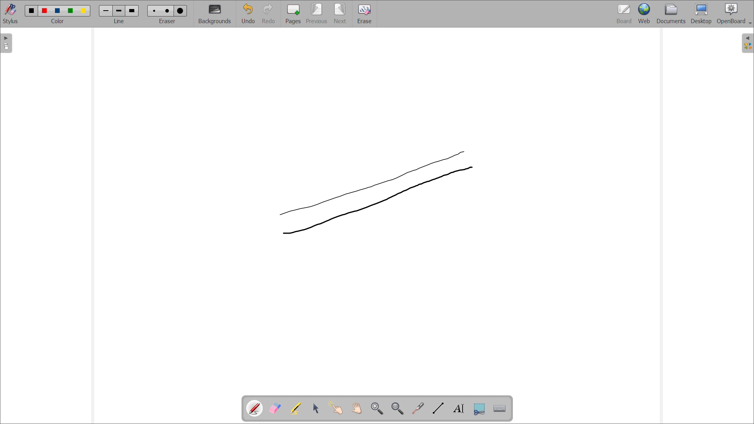 The width and height of the screenshot is (754, 424). I want to click on cursor, so click(472, 168).